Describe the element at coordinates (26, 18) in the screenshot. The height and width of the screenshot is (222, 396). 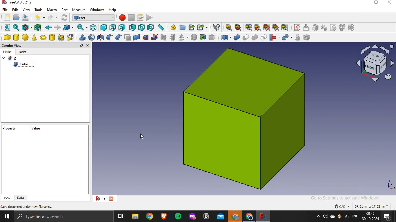
I see `save` at that location.